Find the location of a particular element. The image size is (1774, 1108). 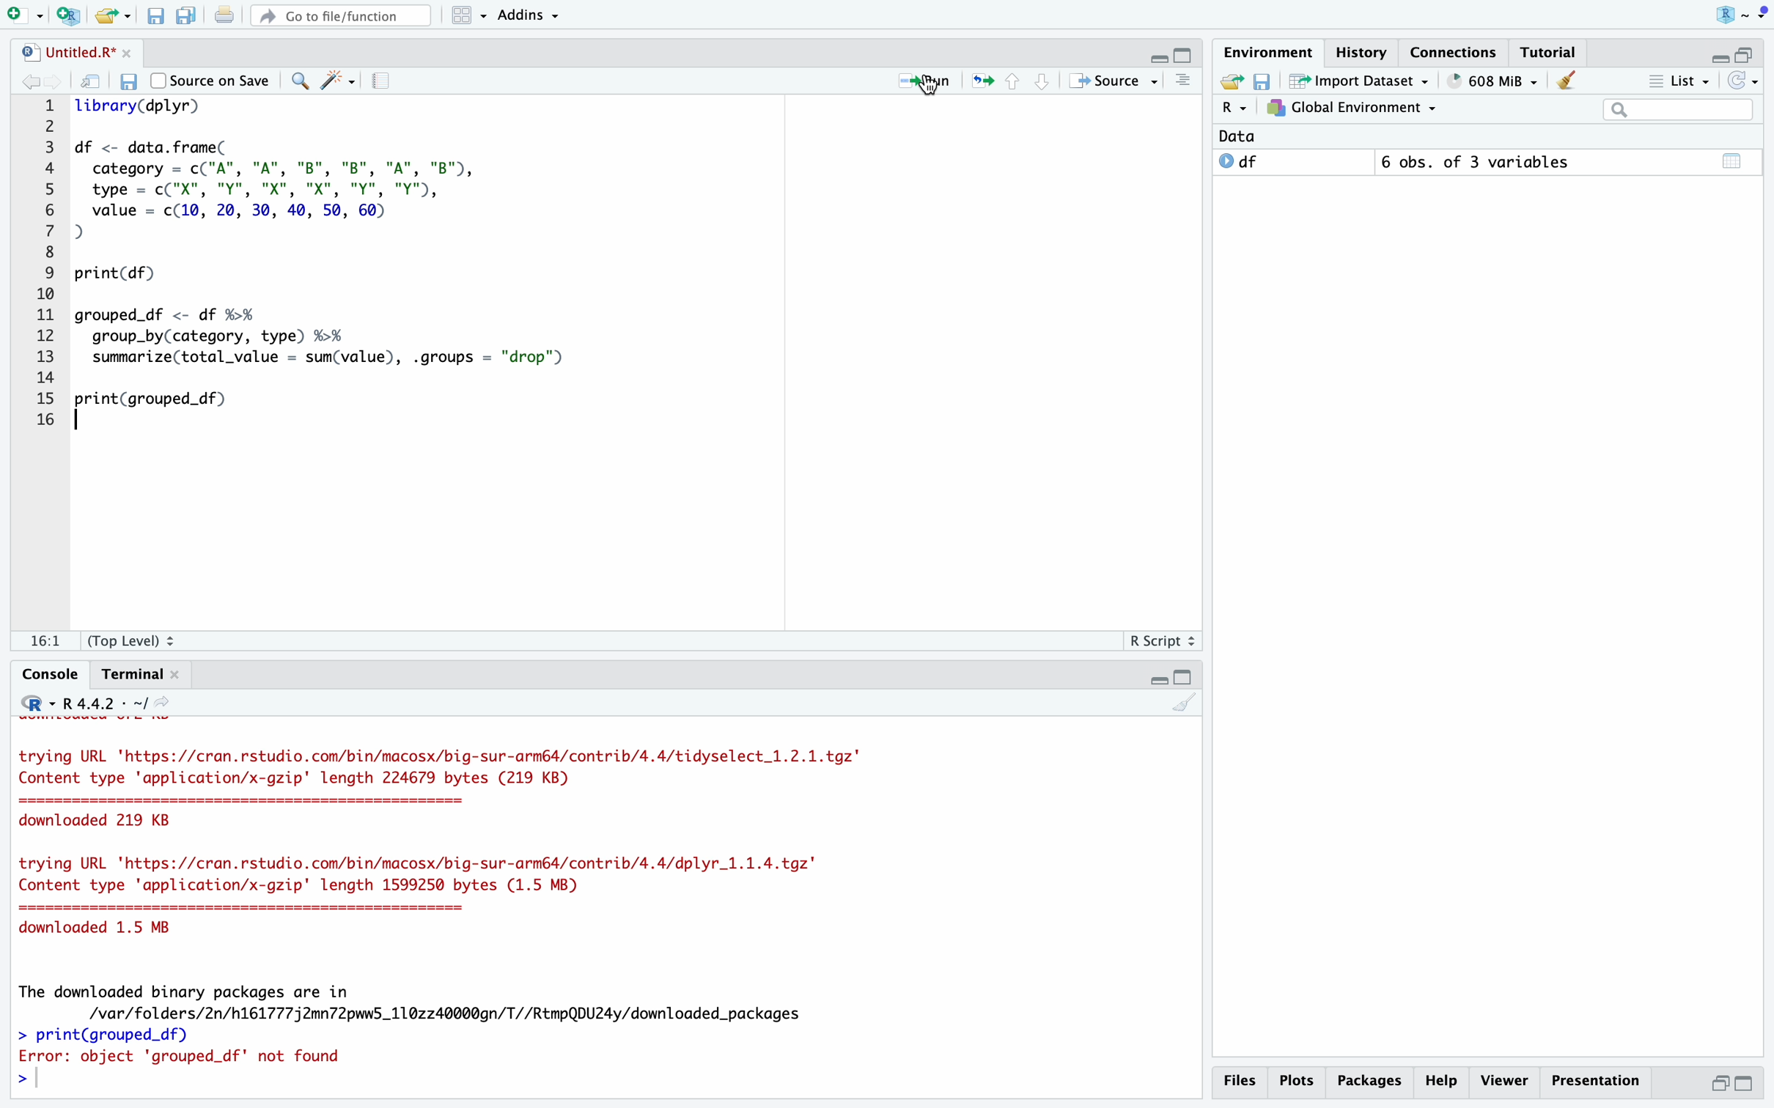

Import Dataset is located at coordinates (1361, 80).